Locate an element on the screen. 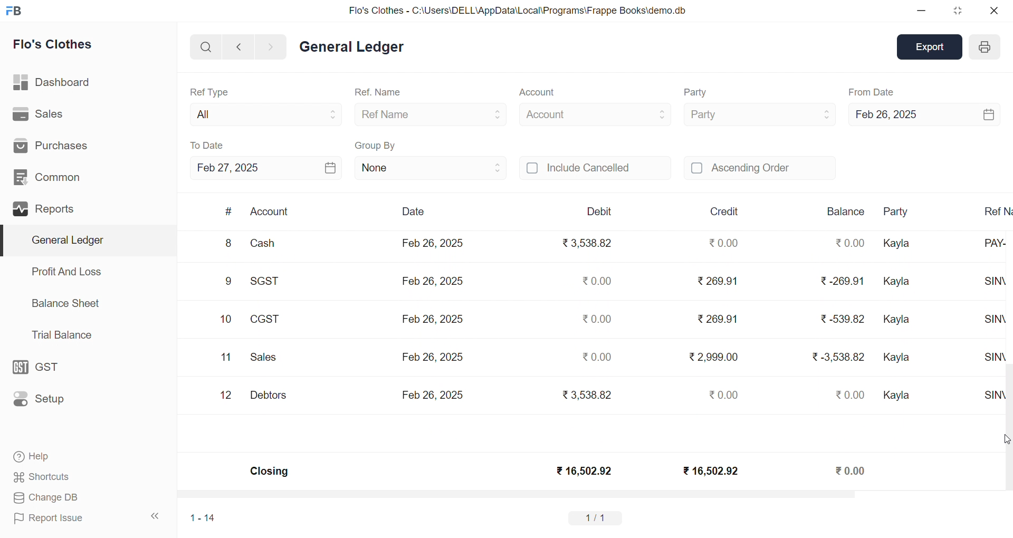 The image size is (1013, 538). ₹0.00 is located at coordinates (595, 281).